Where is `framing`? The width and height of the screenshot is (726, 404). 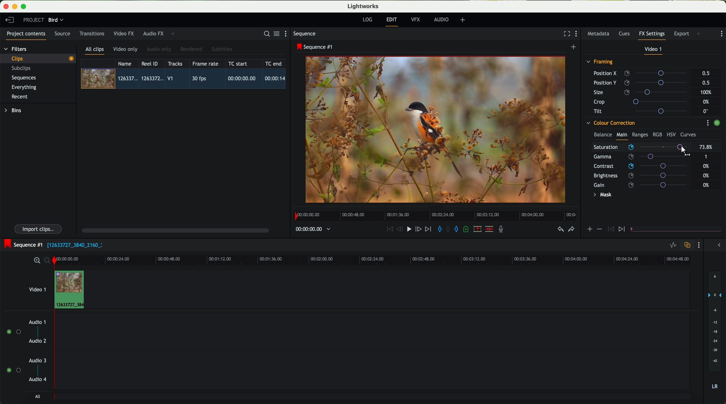 framing is located at coordinates (600, 63).